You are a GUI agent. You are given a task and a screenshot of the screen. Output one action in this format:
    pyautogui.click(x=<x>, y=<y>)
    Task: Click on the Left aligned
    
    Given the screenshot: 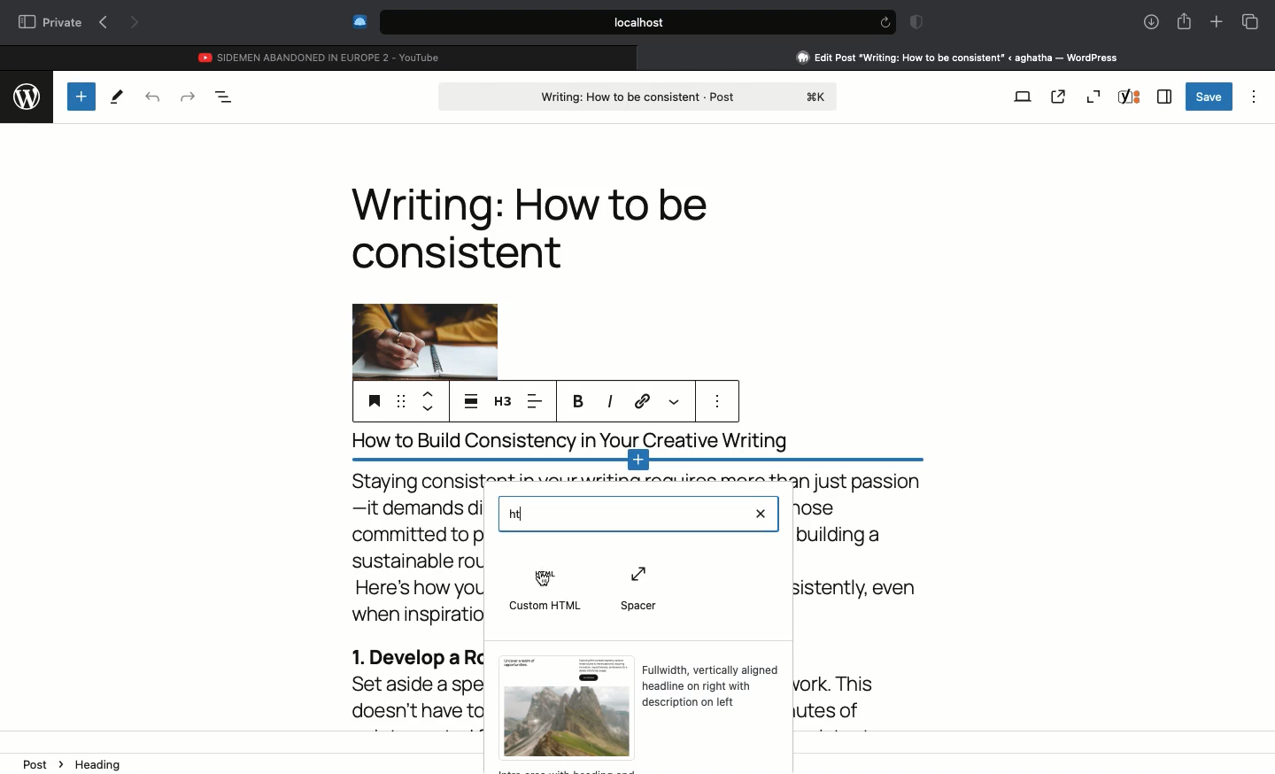 What is the action you would take?
    pyautogui.click(x=534, y=401)
    